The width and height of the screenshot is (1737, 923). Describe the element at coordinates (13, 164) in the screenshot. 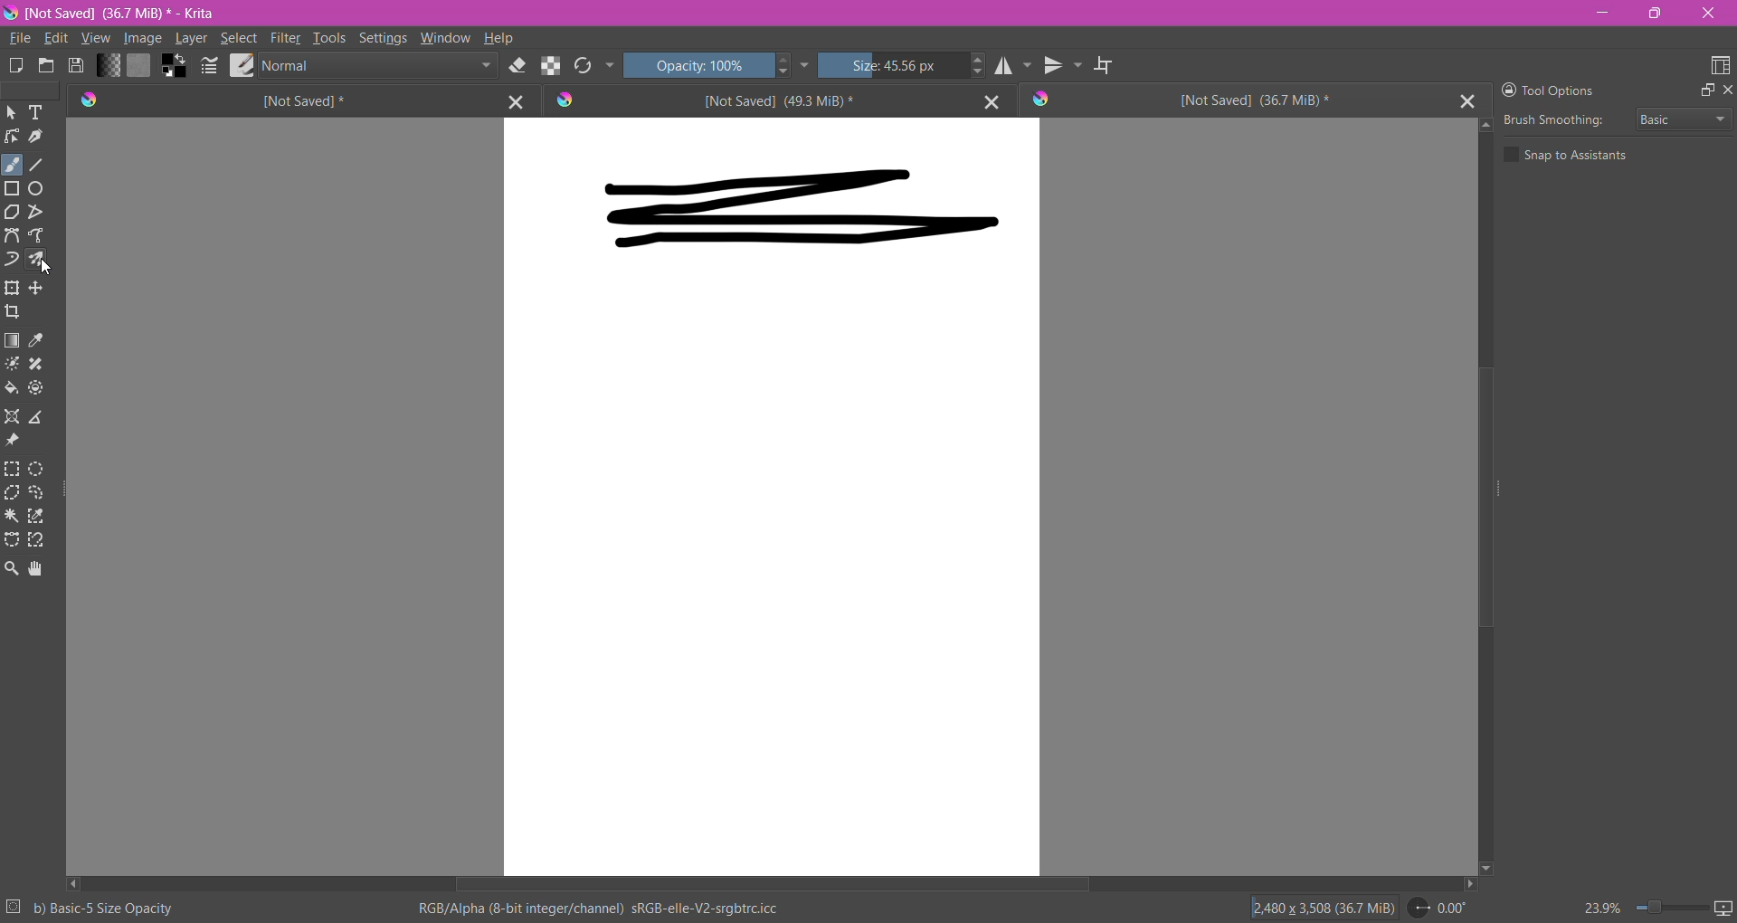

I see `Freehand Brush Tool` at that location.